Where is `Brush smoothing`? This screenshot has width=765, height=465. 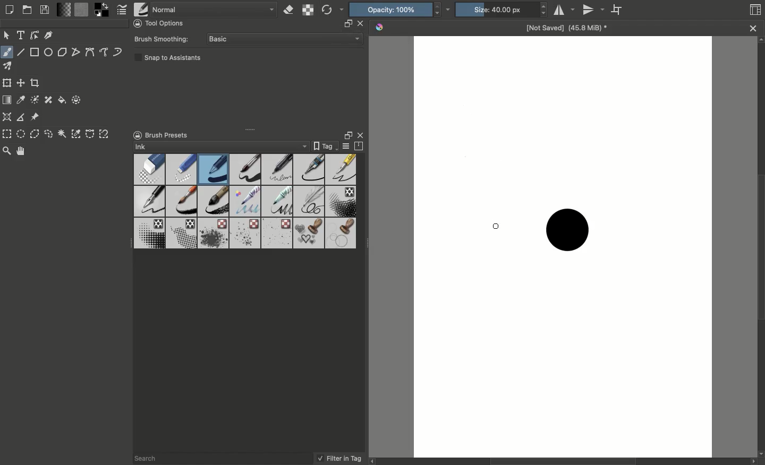 Brush smoothing is located at coordinates (164, 39).